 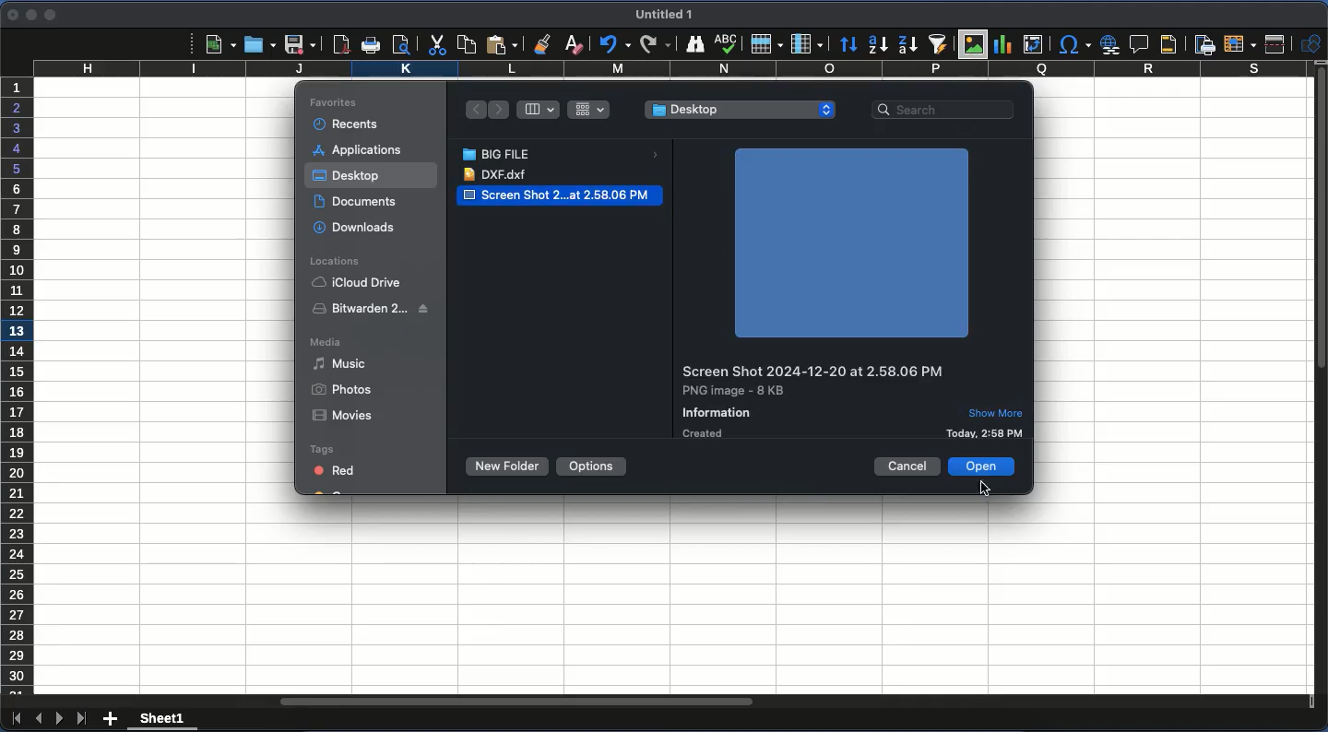 What do you see at coordinates (16, 722) in the screenshot?
I see `first sheet` at bounding box center [16, 722].